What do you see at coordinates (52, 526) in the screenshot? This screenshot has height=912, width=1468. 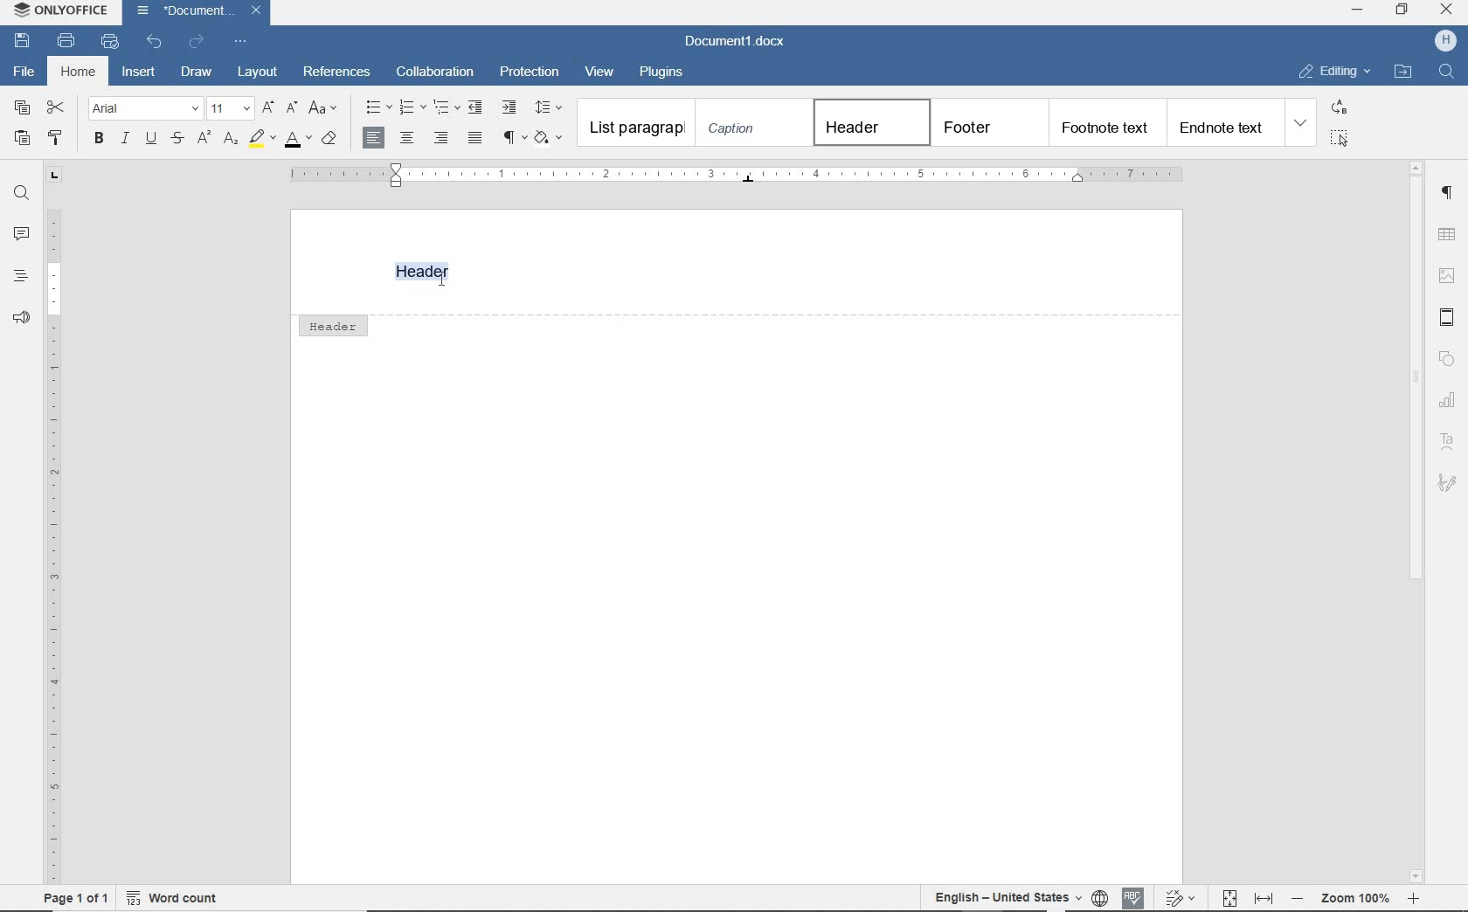 I see `ruler` at bounding box center [52, 526].